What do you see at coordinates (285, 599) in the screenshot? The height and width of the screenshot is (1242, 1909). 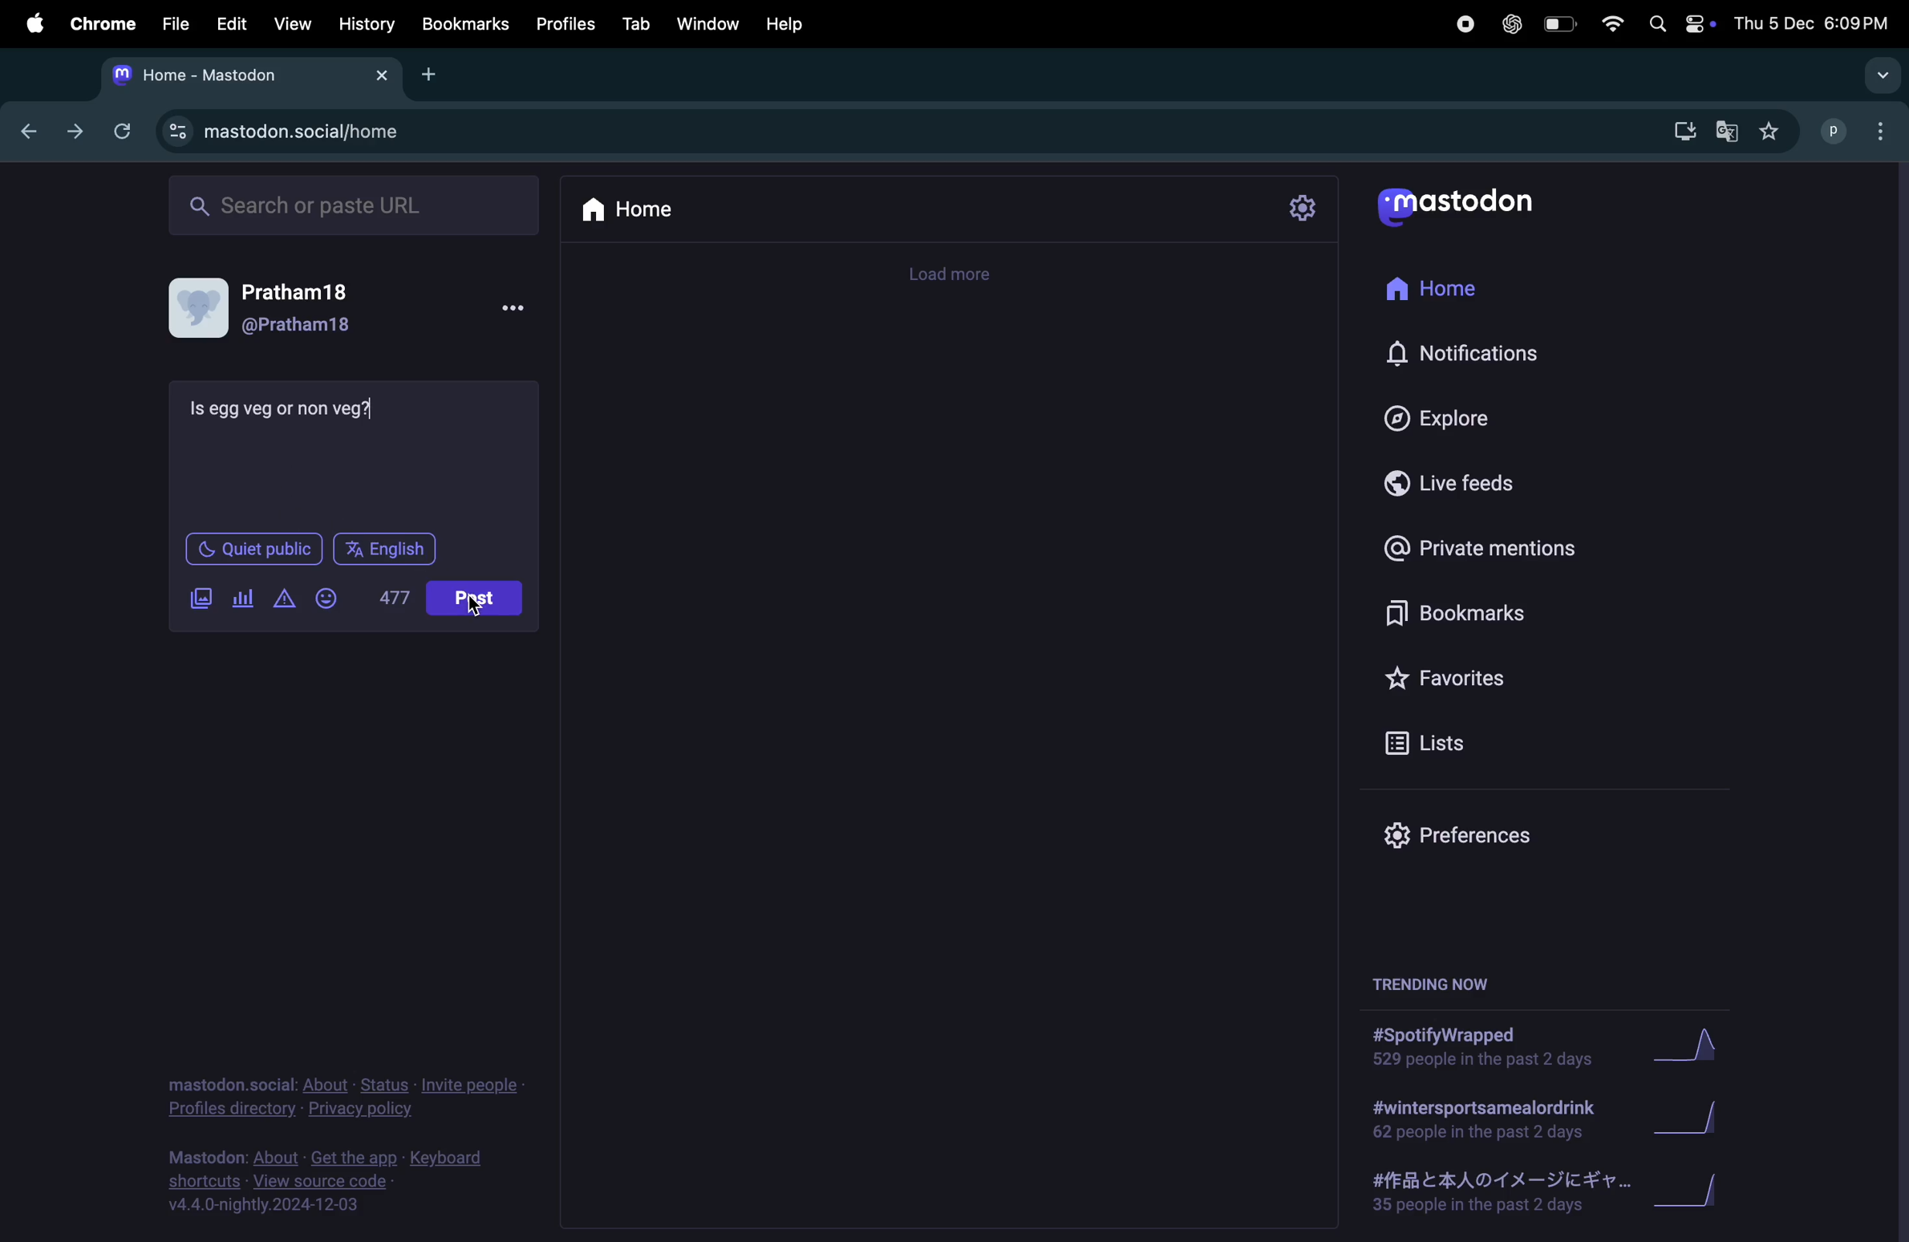 I see `alert` at bounding box center [285, 599].